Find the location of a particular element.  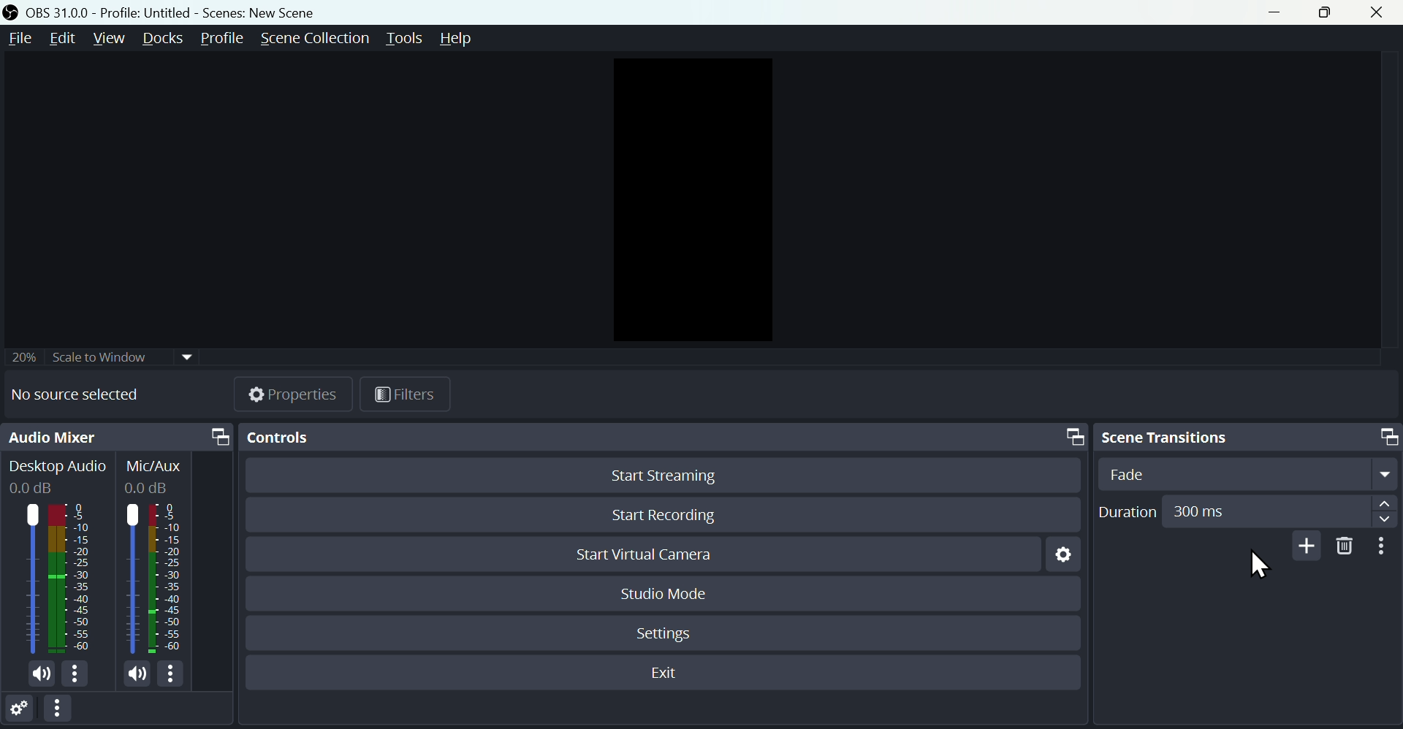

start virtual camera is located at coordinates (657, 554).